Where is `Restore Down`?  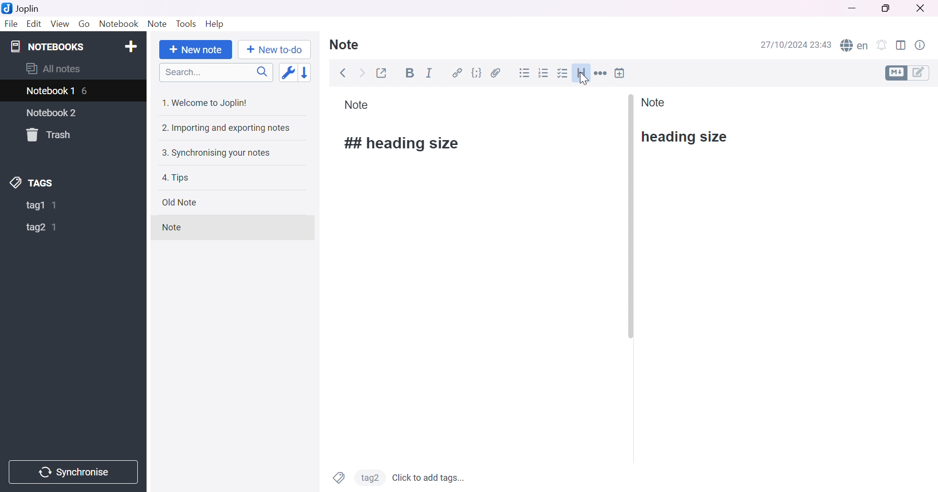 Restore Down is located at coordinates (890, 8).